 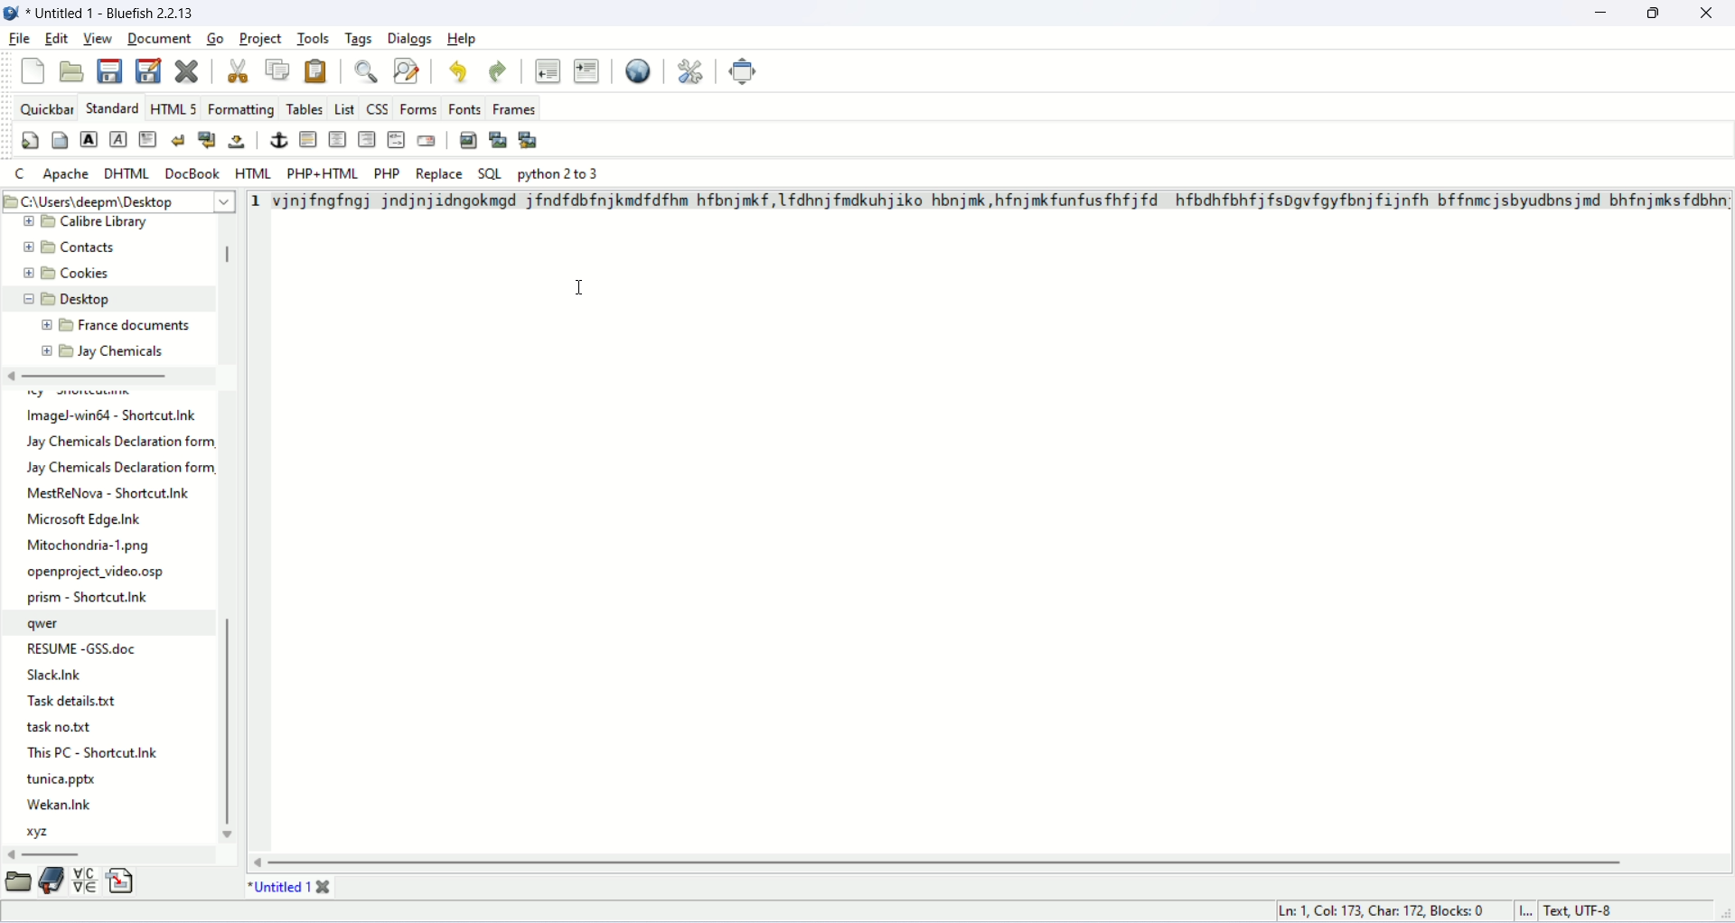 What do you see at coordinates (255, 172) in the screenshot?
I see `HTML` at bounding box center [255, 172].